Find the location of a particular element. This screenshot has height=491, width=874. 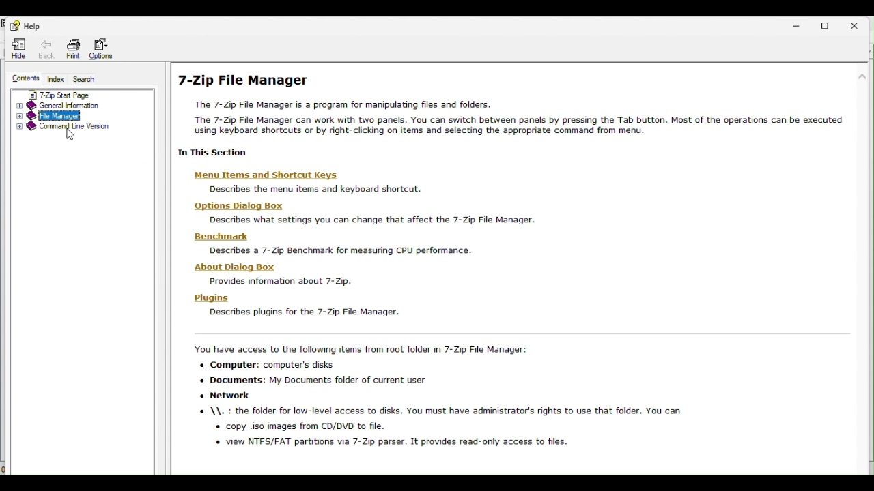

description of menu items and shortcut is located at coordinates (315, 189).